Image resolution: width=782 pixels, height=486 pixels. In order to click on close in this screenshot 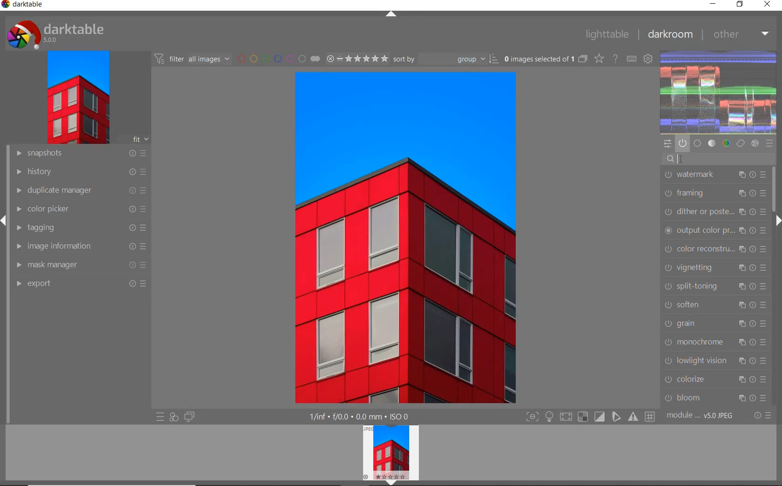, I will do `click(768, 5)`.